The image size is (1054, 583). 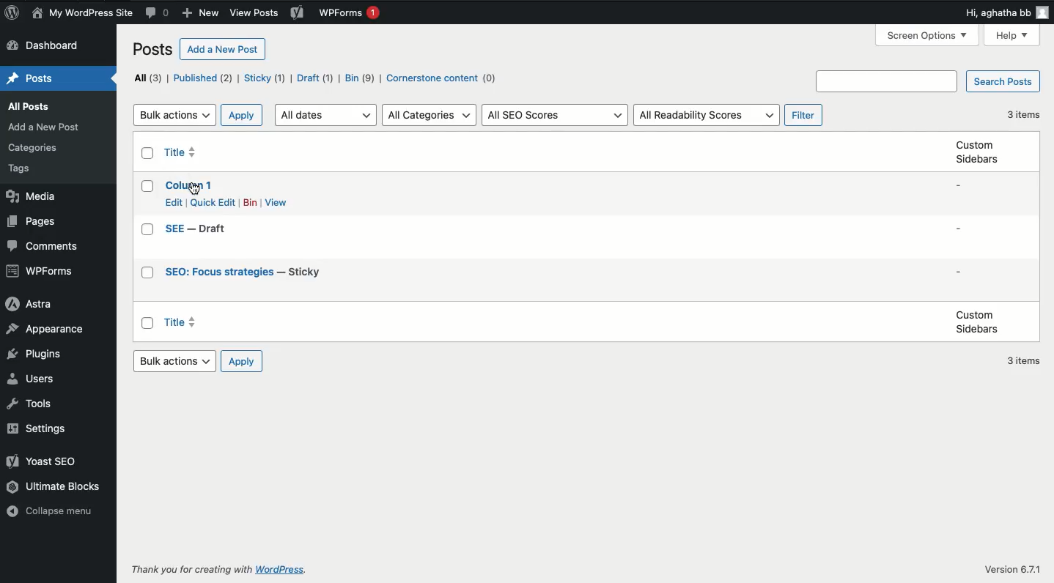 What do you see at coordinates (20, 168) in the screenshot?
I see `Tags` at bounding box center [20, 168].